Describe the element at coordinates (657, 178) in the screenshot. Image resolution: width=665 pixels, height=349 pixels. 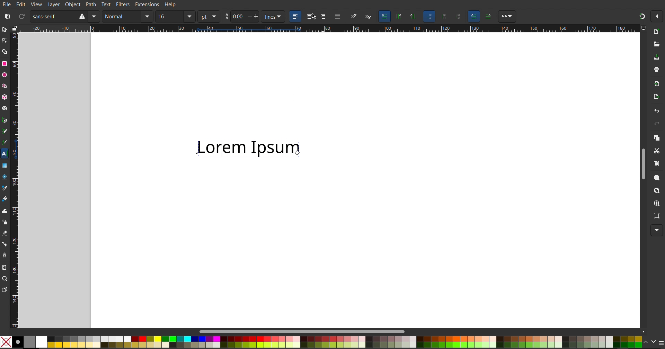
I see `Zoom Selection` at that location.